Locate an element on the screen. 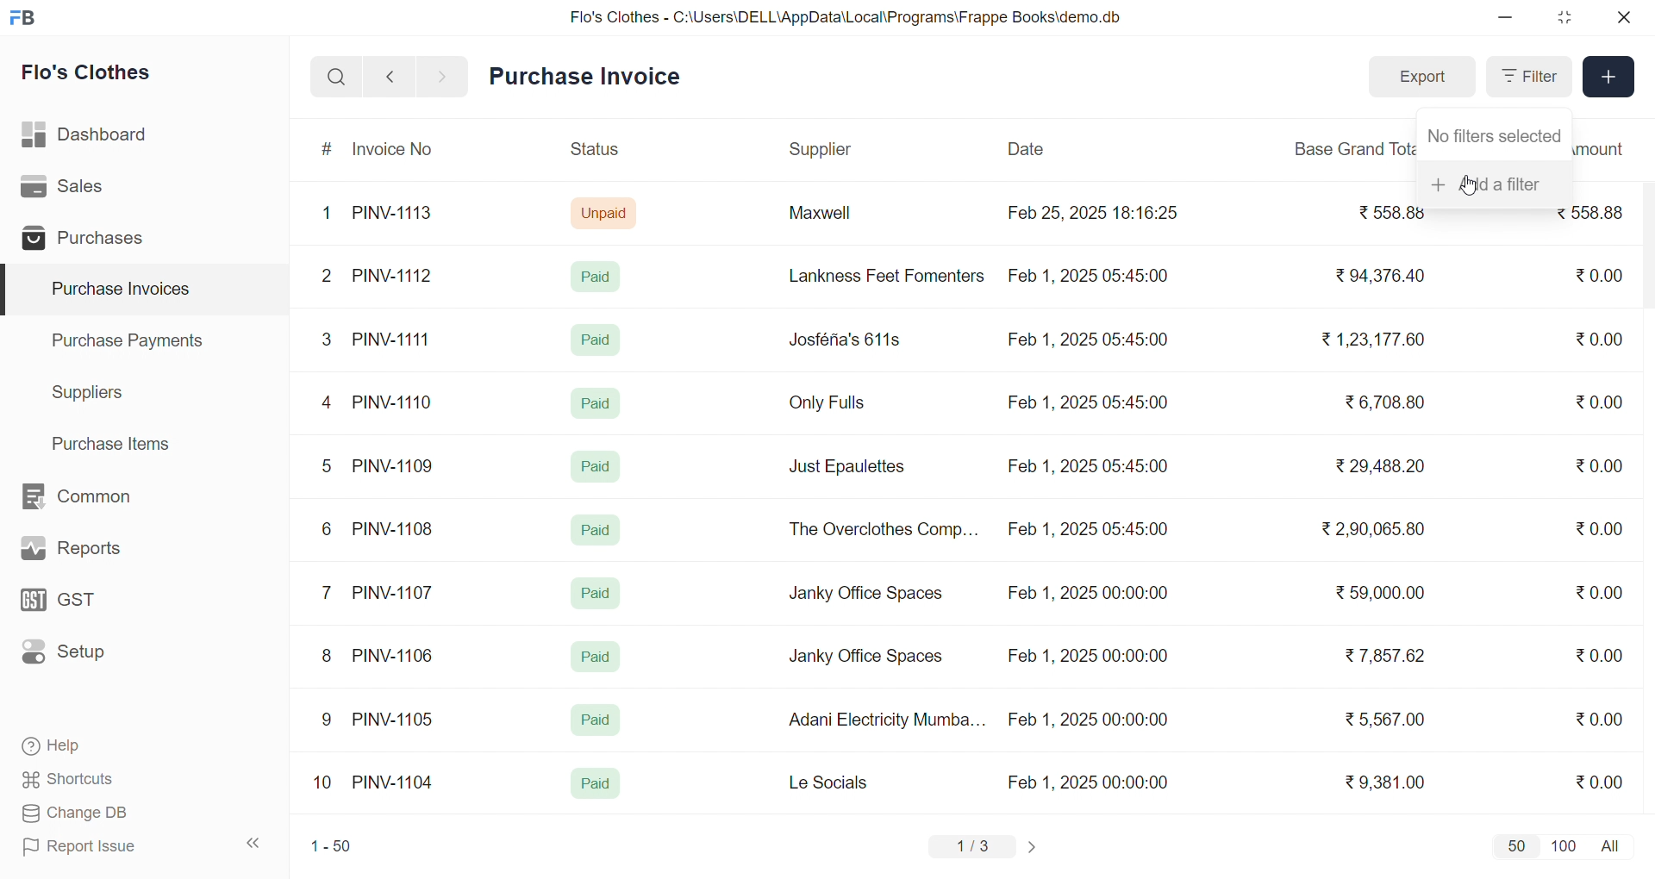 This screenshot has width=1655, height=879. Filter is located at coordinates (1527, 77).